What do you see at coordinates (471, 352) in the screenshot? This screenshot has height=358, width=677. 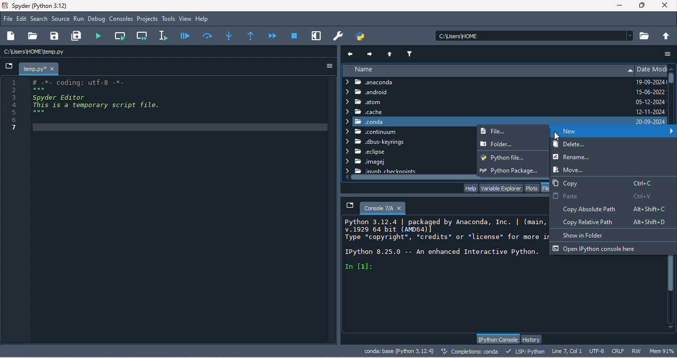 I see `completions conda` at bounding box center [471, 352].